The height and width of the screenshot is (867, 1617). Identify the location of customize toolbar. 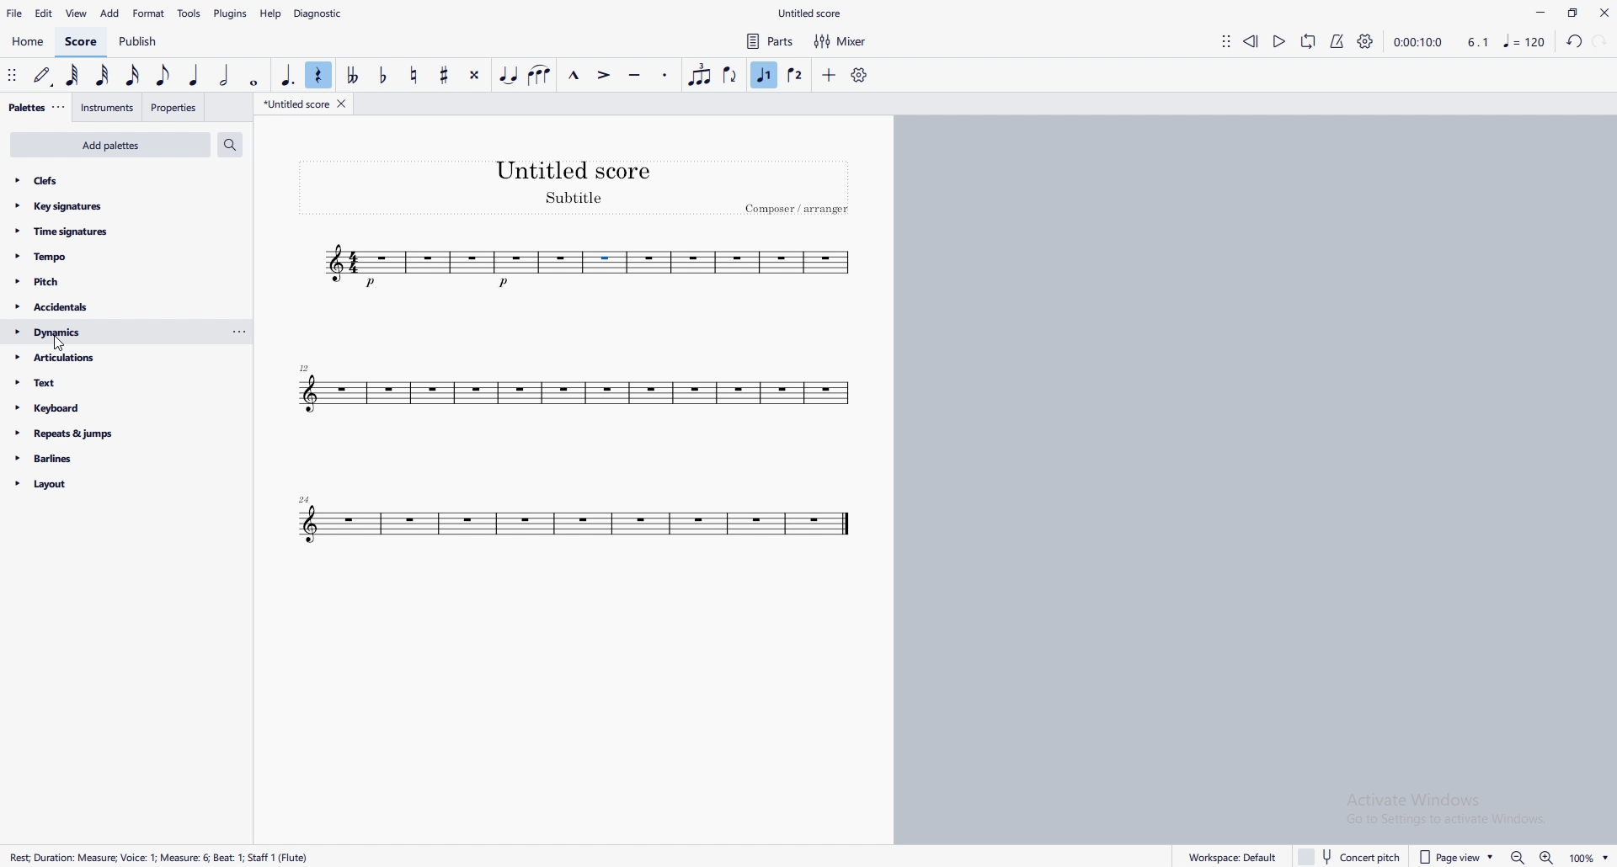
(859, 74).